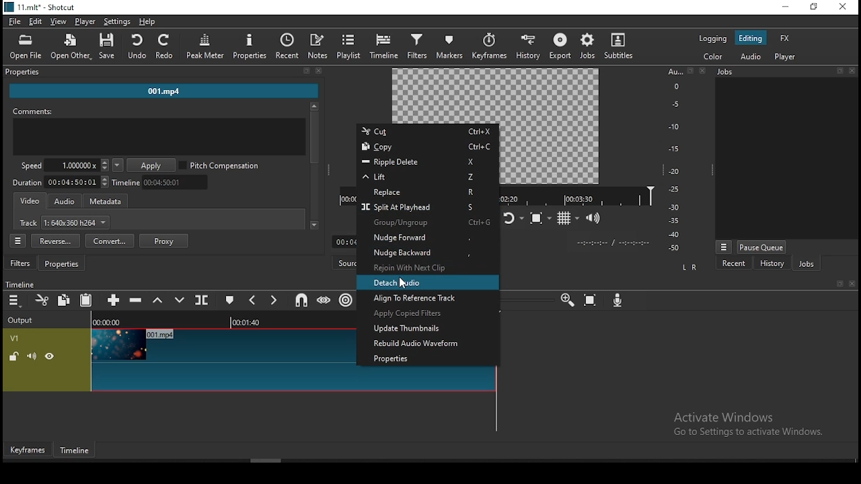 This screenshot has width=861, height=484. I want to click on export, so click(559, 46).